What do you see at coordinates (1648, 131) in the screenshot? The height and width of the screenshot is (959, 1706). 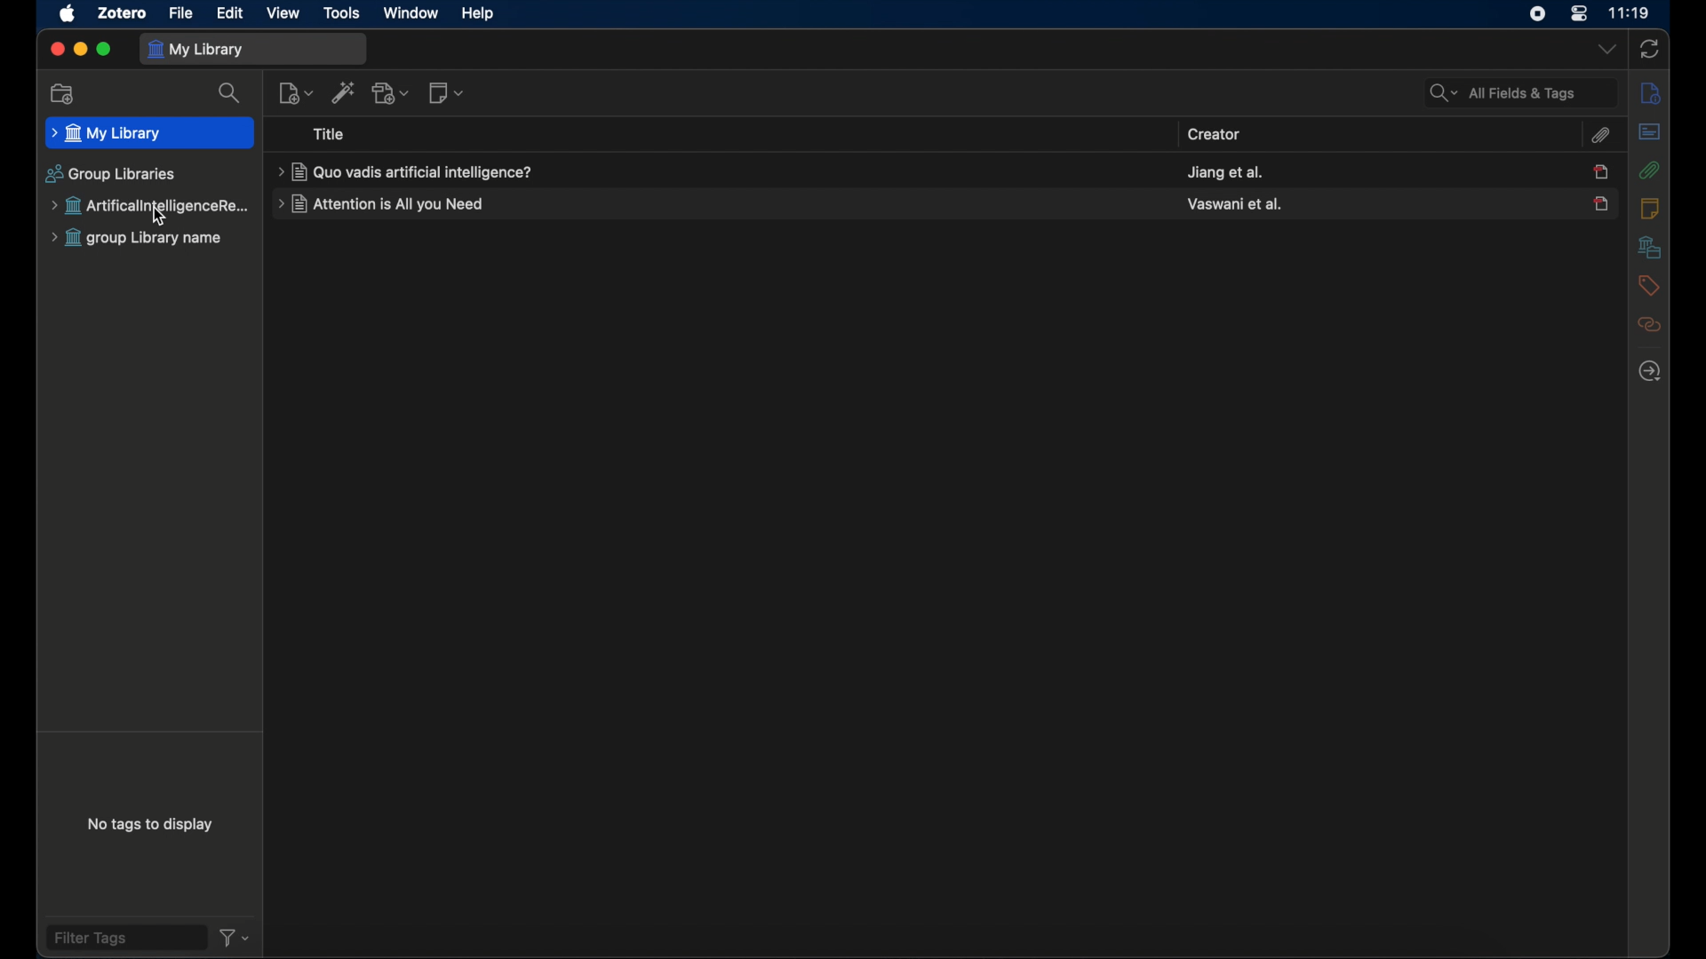 I see `abstract` at bounding box center [1648, 131].